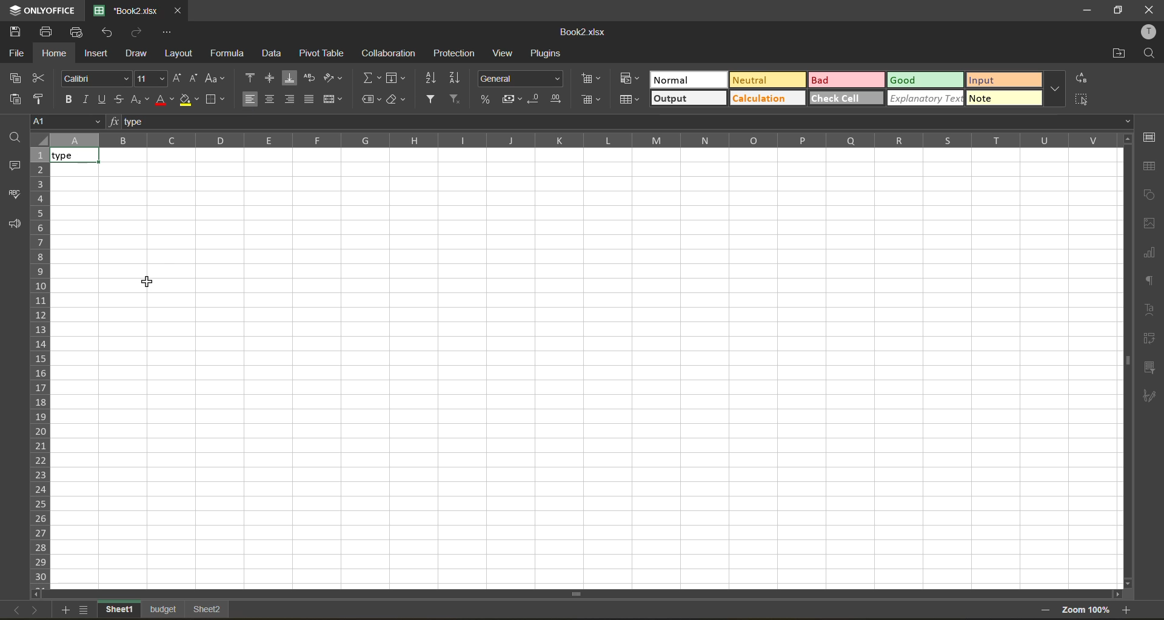 Image resolution: width=1164 pixels, height=620 pixels. Describe the element at coordinates (97, 51) in the screenshot. I see `insert` at that location.